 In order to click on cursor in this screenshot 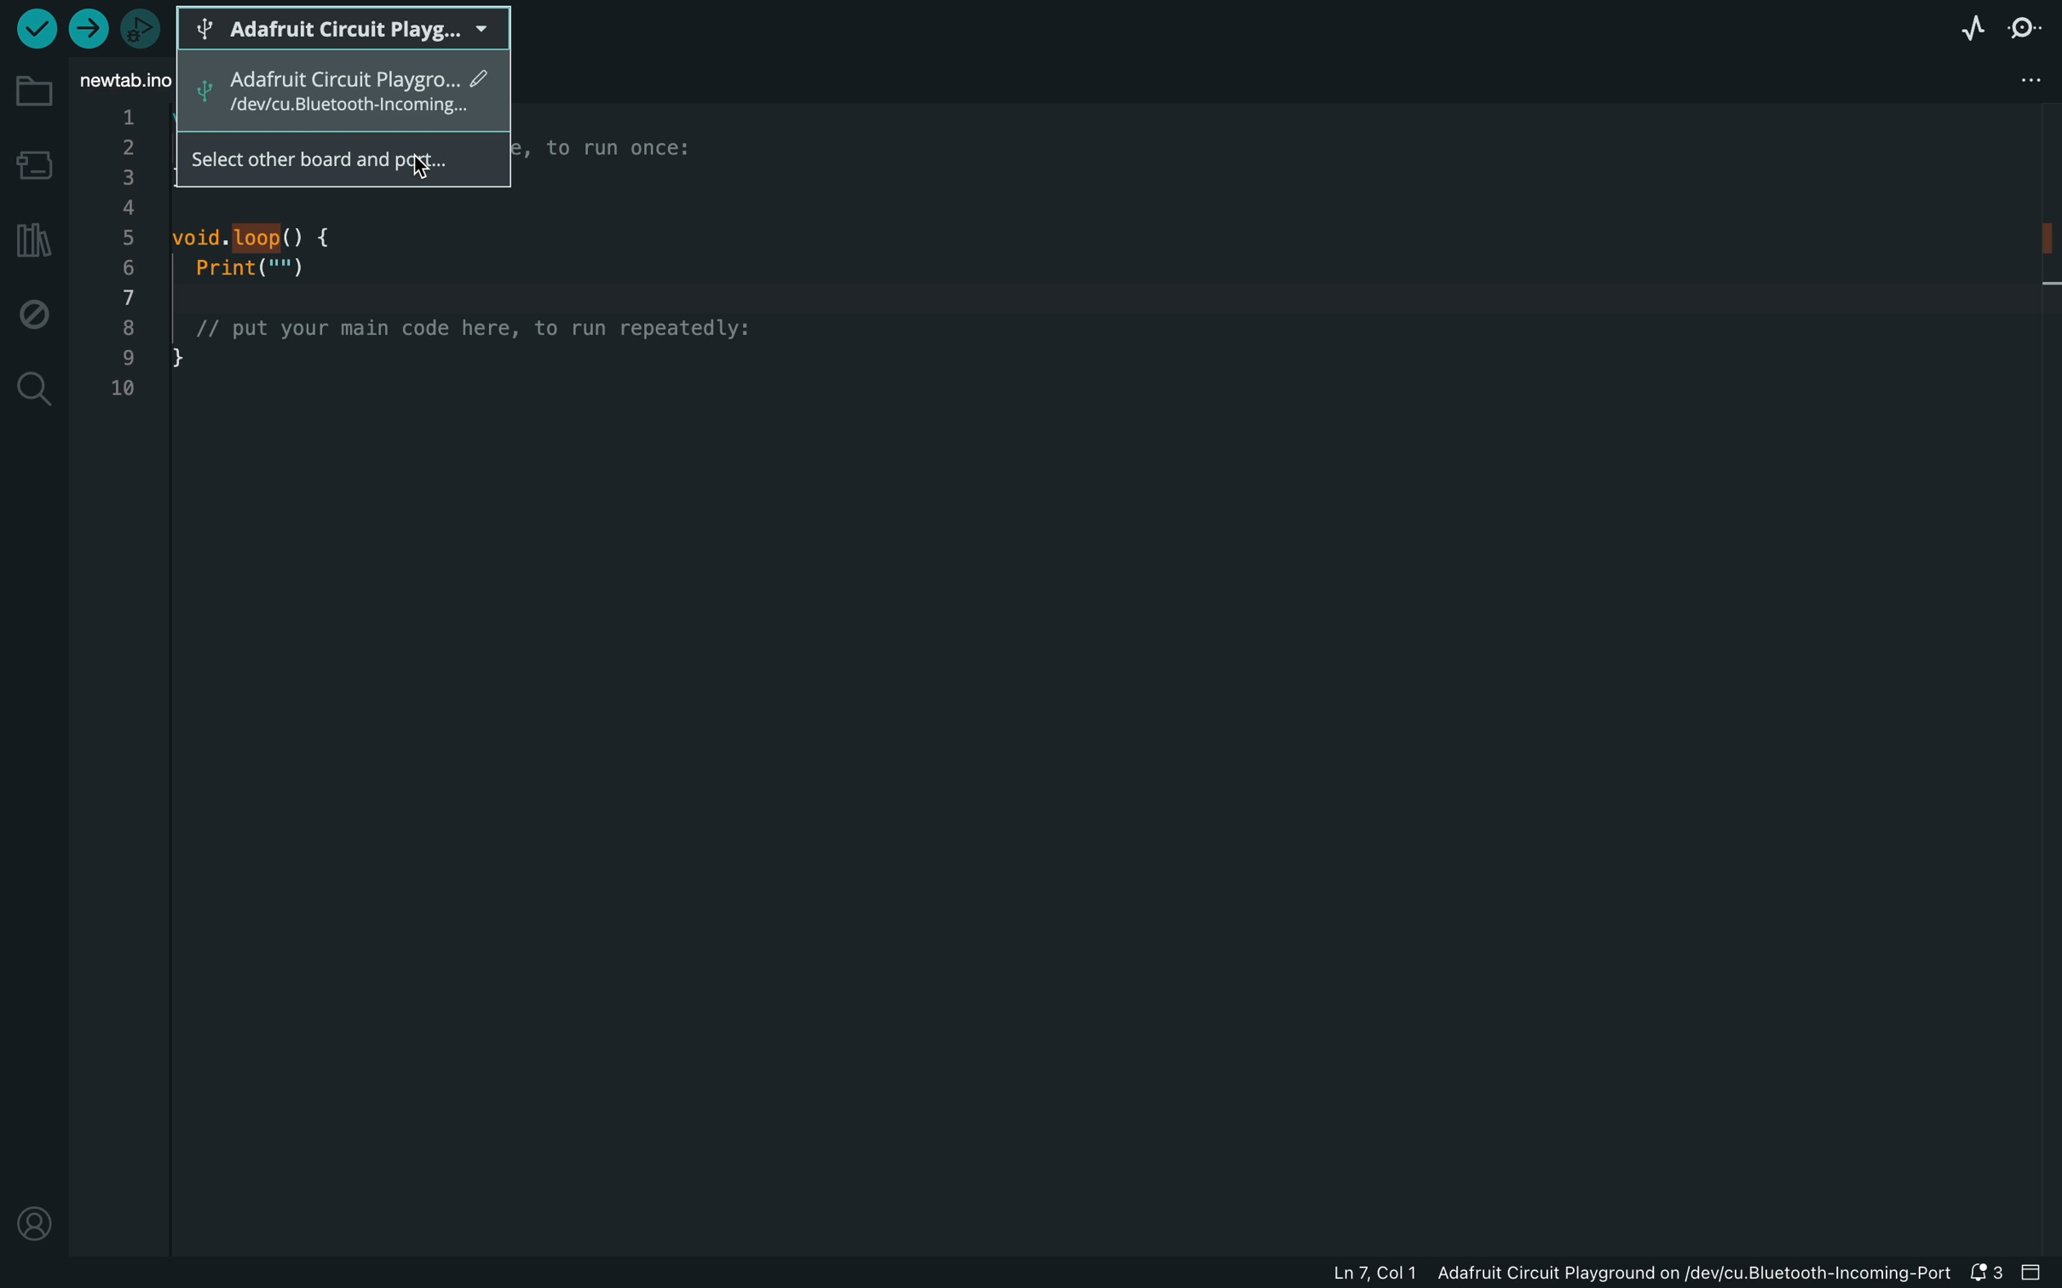, I will do `click(424, 169)`.